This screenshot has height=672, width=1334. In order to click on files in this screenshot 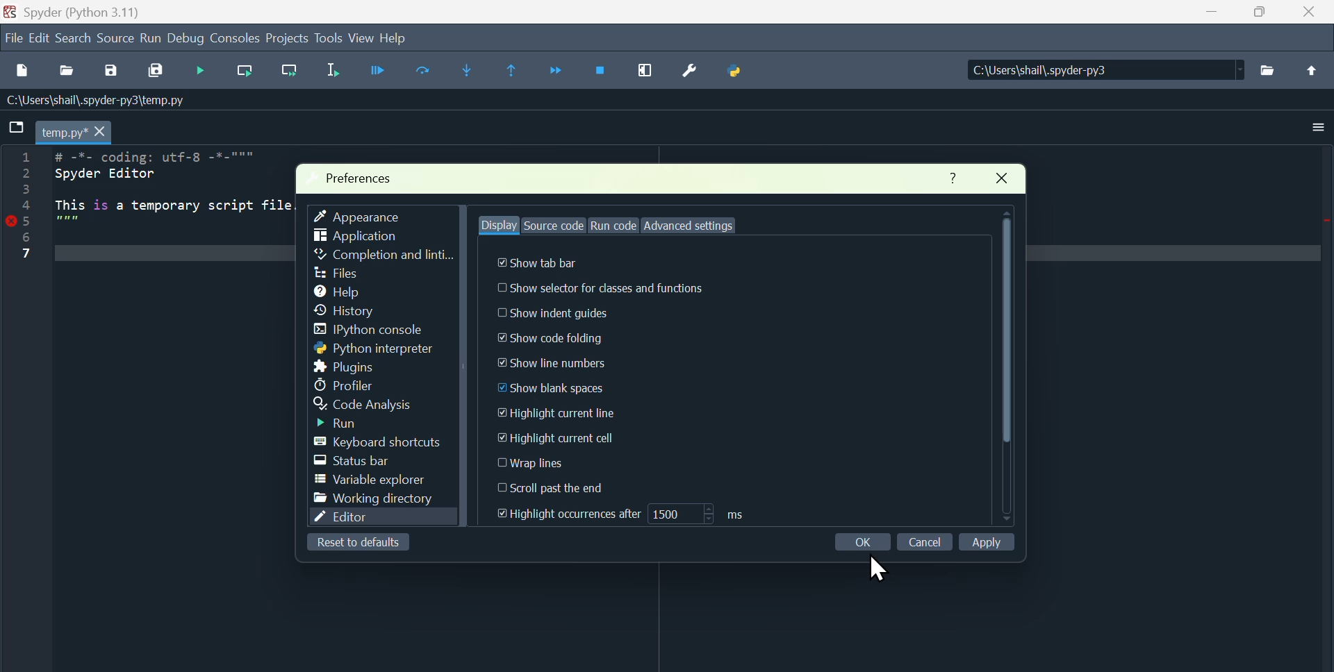, I will do `click(1264, 72)`.